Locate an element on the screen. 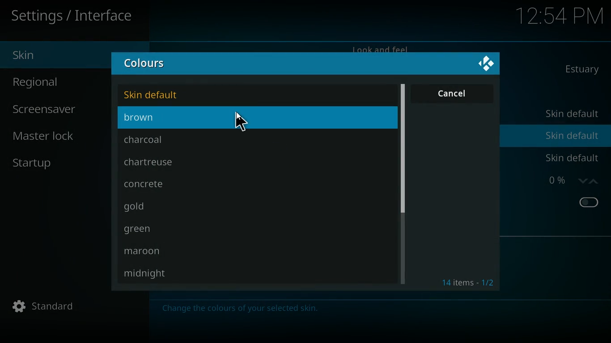  look and feel is located at coordinates (382, 47).